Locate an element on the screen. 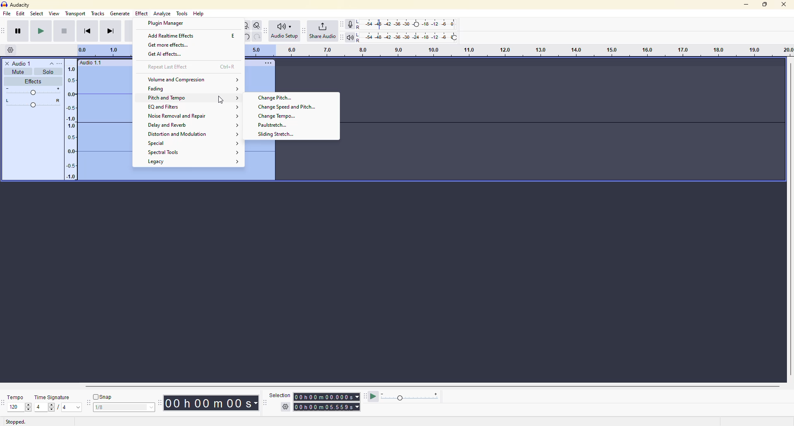 The width and height of the screenshot is (794, 426). more is located at coordinates (64, 62).